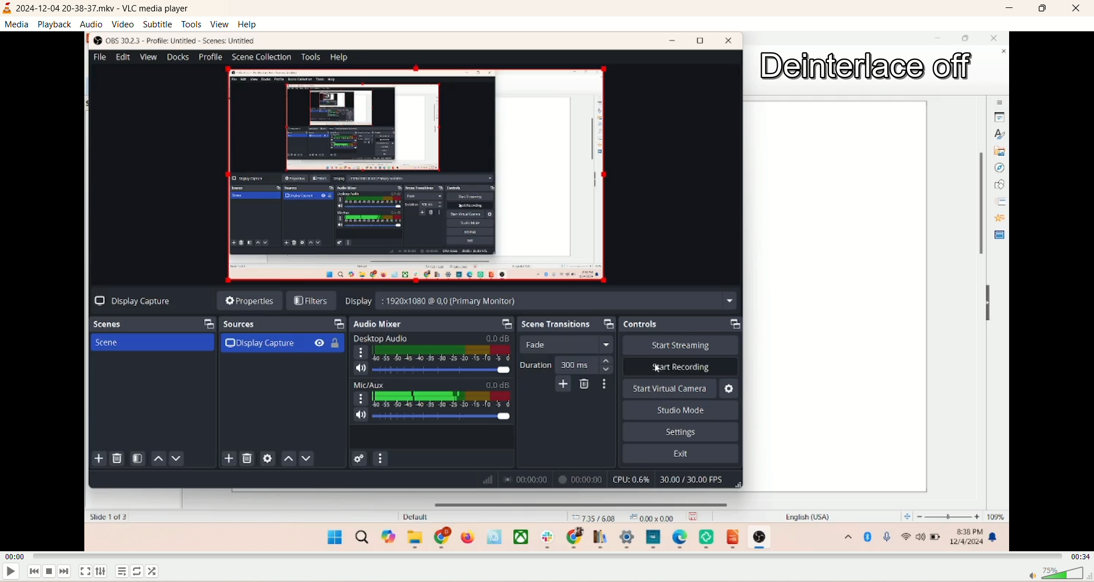 This screenshot has width=1094, height=582. What do you see at coordinates (546, 556) in the screenshot?
I see `progress bar` at bounding box center [546, 556].